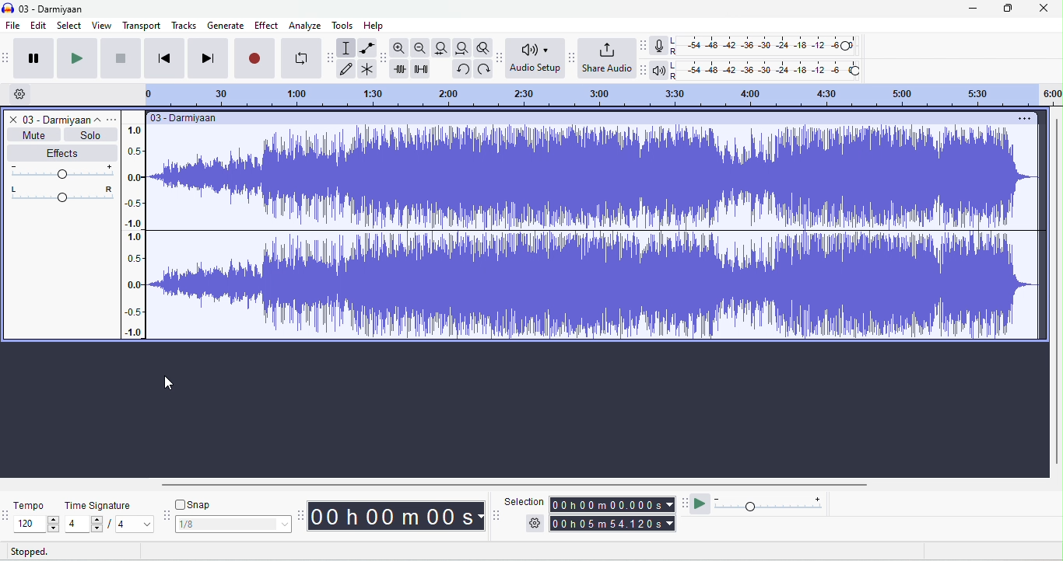 This screenshot has height=561, width=1063. I want to click on mute, so click(33, 134).